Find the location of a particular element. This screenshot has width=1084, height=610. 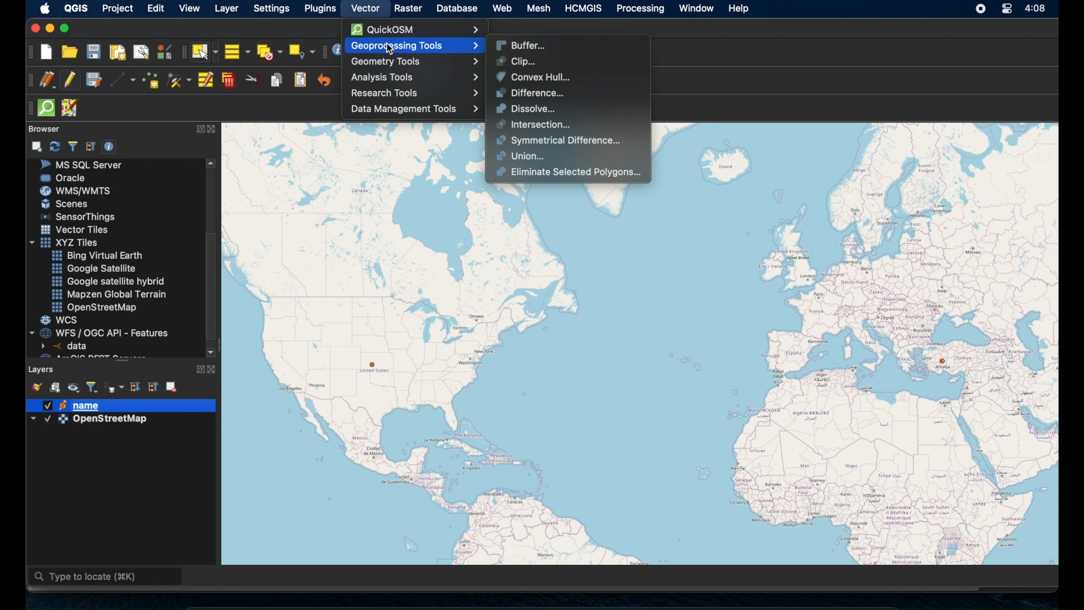

Clip... is located at coordinates (514, 60).